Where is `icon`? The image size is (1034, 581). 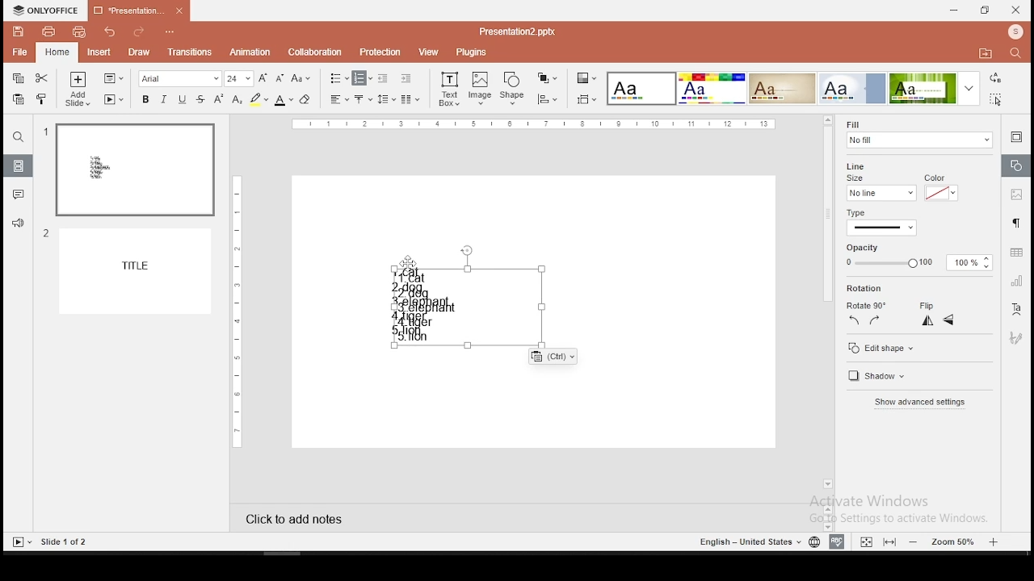 icon is located at coordinates (46, 11).